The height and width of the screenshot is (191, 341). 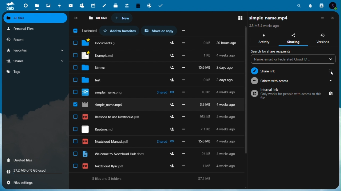 I want to click on Photos, so click(x=48, y=5).